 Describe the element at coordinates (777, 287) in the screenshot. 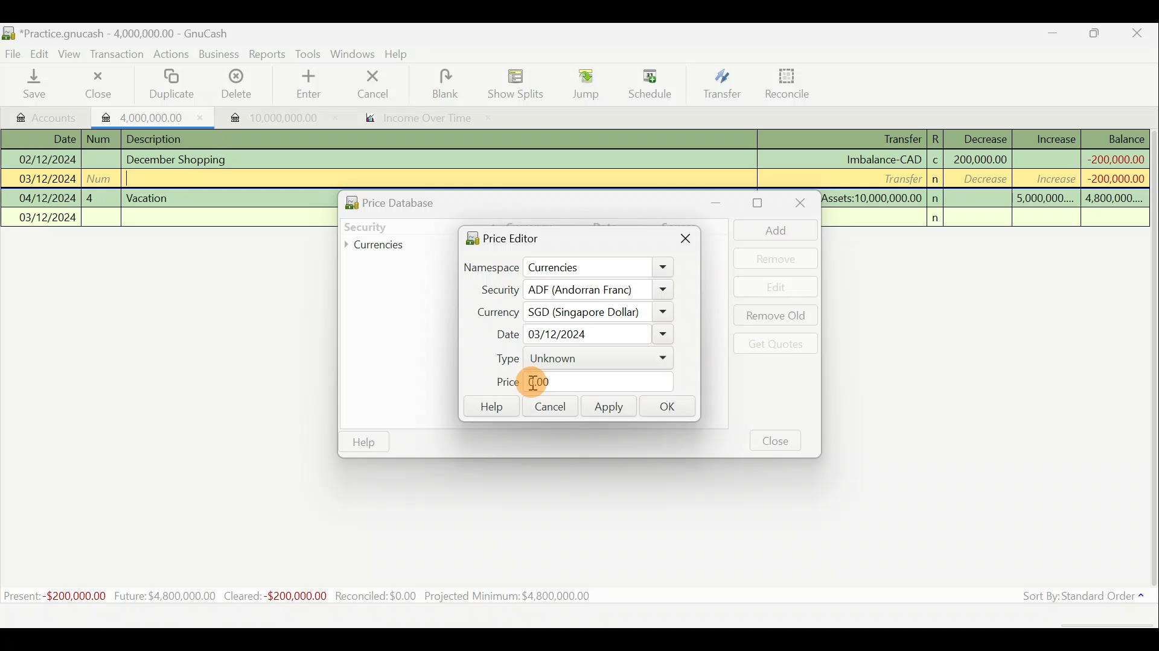

I see `Edit` at that location.